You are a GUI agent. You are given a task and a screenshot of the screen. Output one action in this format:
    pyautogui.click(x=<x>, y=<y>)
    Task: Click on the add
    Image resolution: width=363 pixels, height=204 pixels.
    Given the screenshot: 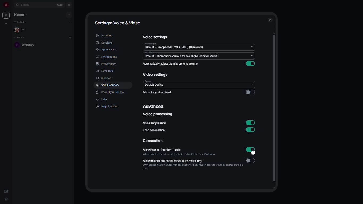 What is the action you would take?
    pyautogui.click(x=69, y=14)
    